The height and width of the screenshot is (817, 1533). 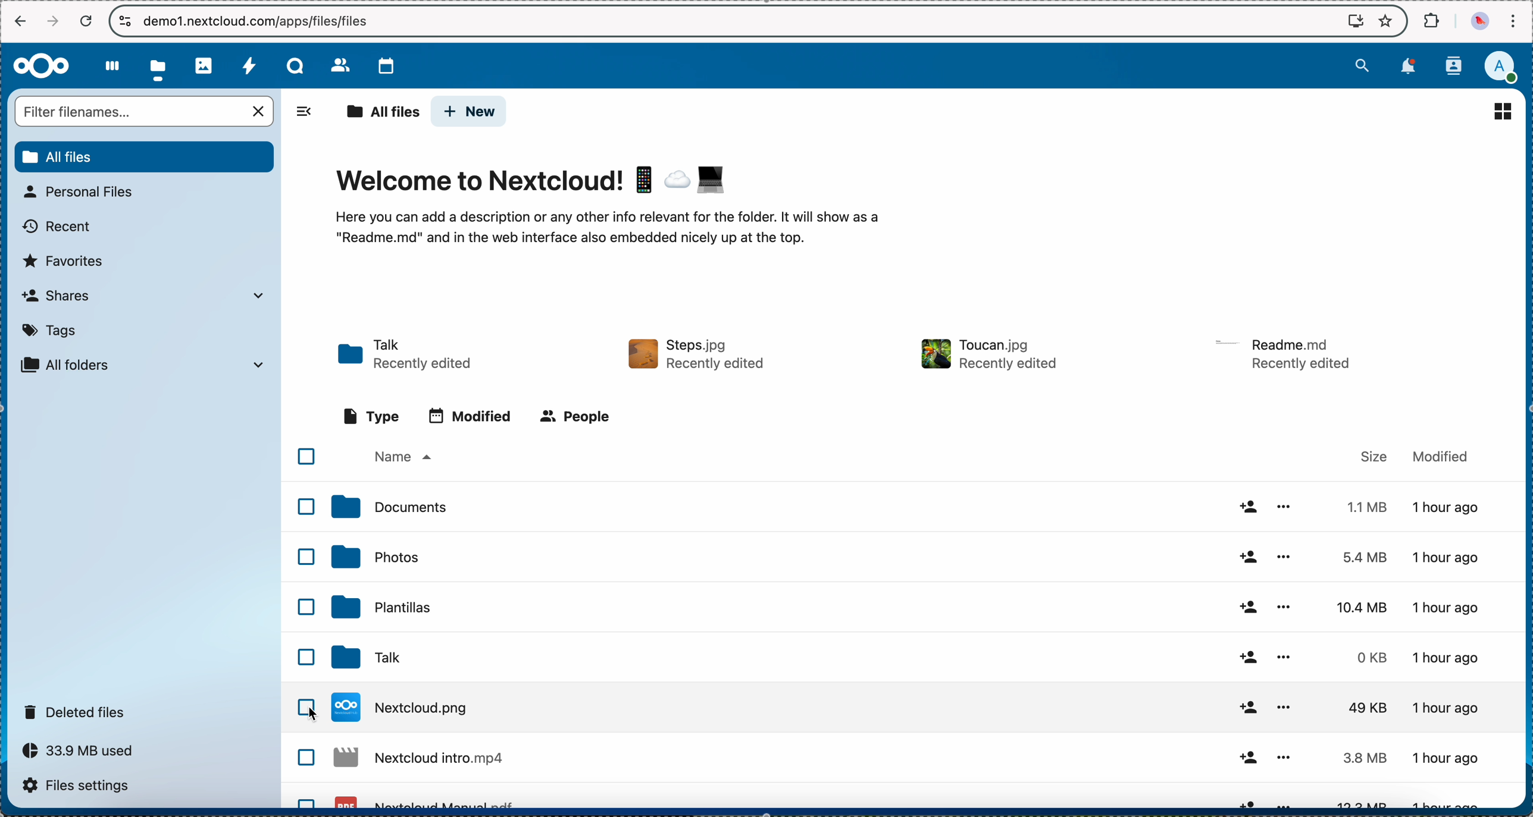 What do you see at coordinates (372, 414) in the screenshot?
I see `type` at bounding box center [372, 414].